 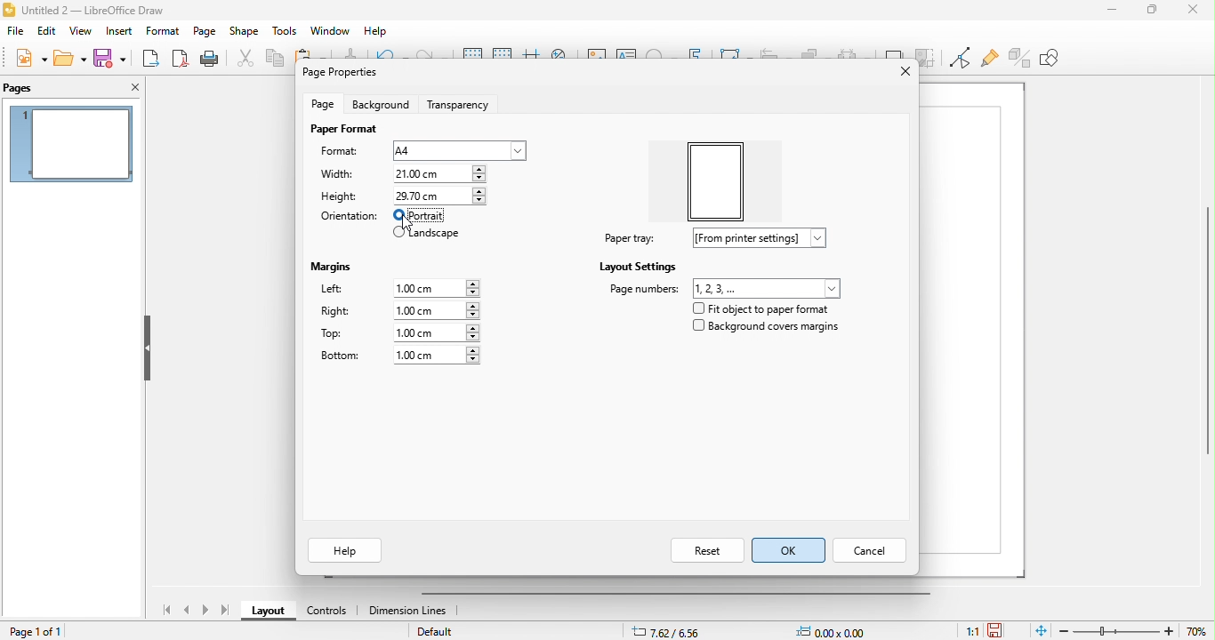 I want to click on format, so click(x=163, y=31).